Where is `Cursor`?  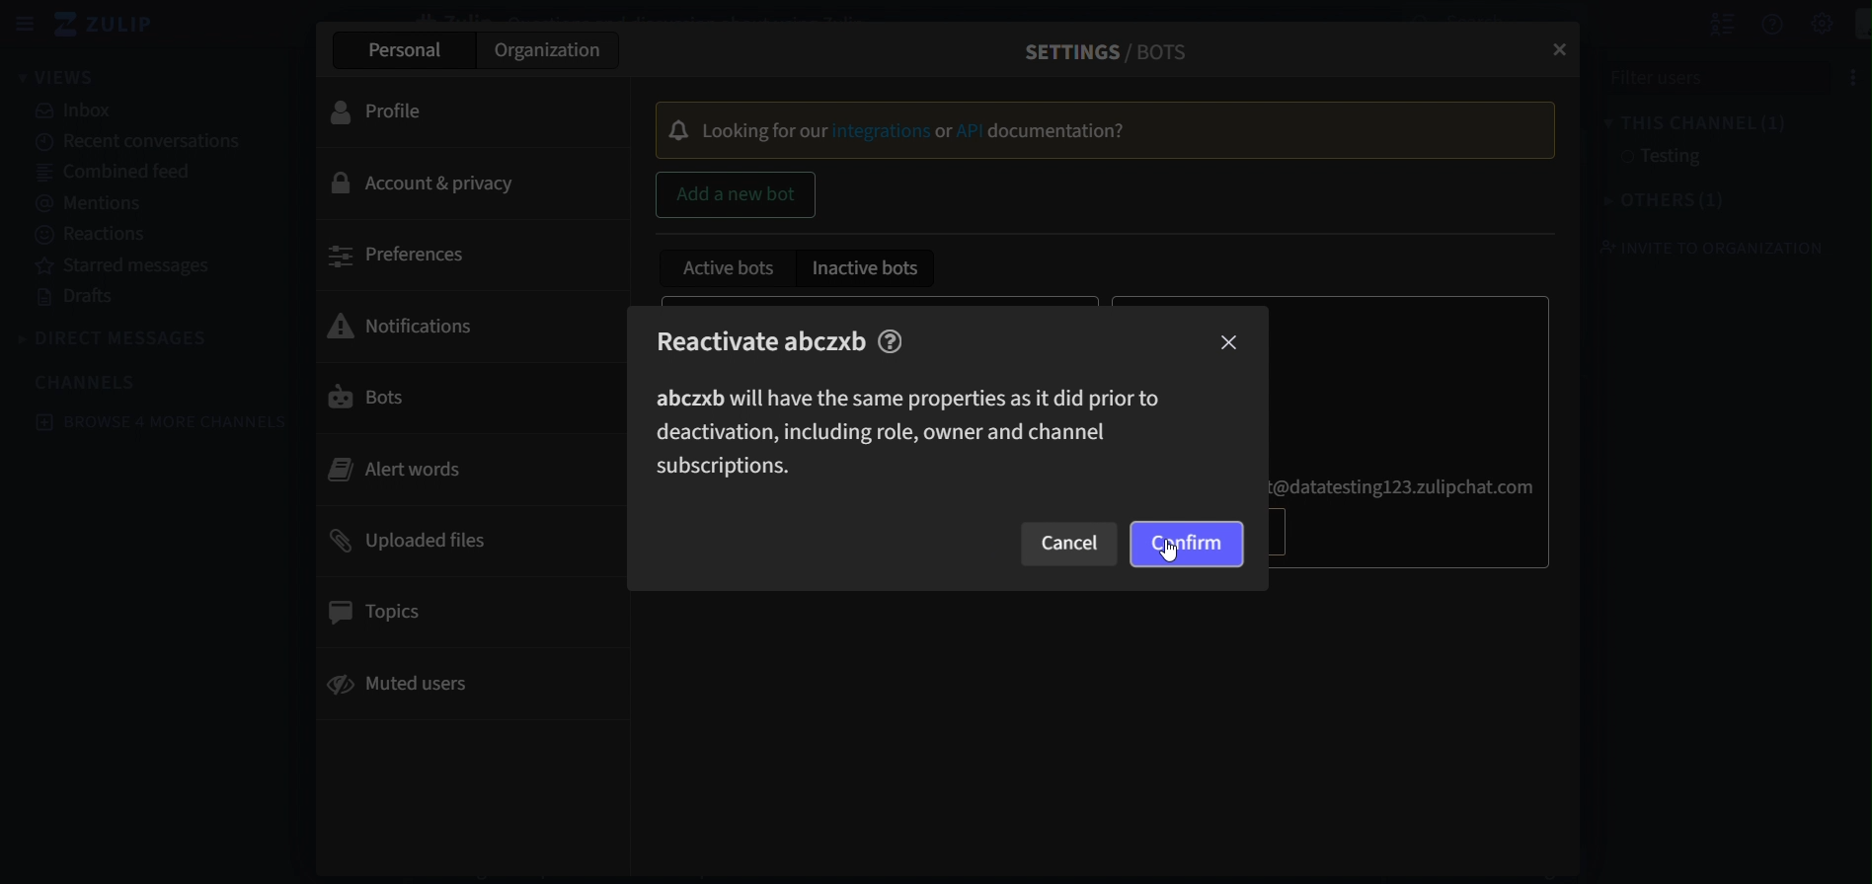
Cursor is located at coordinates (1172, 553).